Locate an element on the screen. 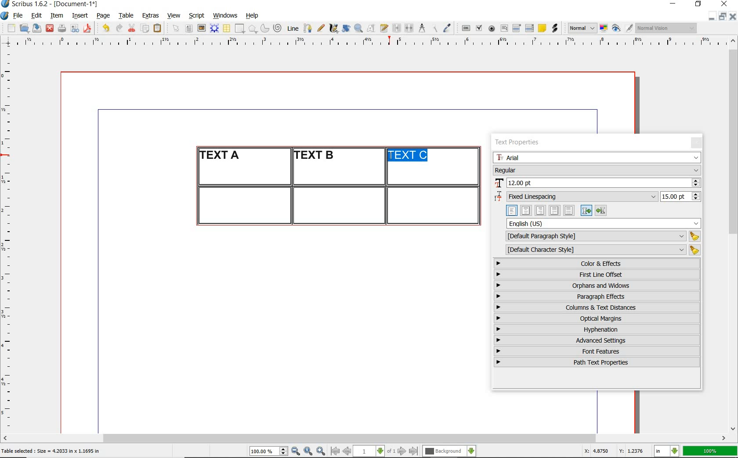 Image resolution: width=738 pixels, height=458 pixels. text properties is located at coordinates (520, 142).